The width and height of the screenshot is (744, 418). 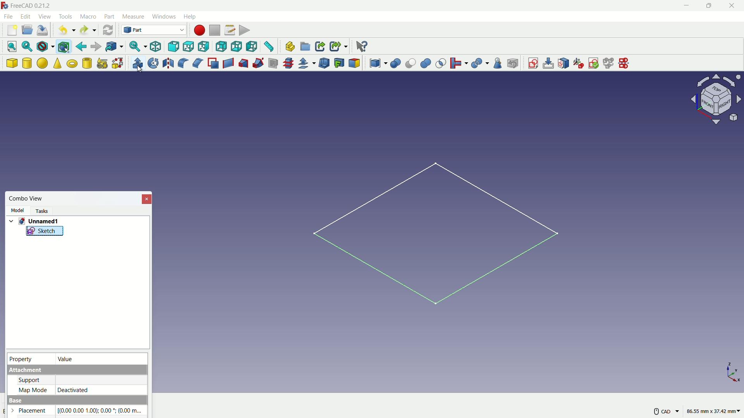 What do you see at coordinates (146, 199) in the screenshot?
I see `Close` at bounding box center [146, 199].